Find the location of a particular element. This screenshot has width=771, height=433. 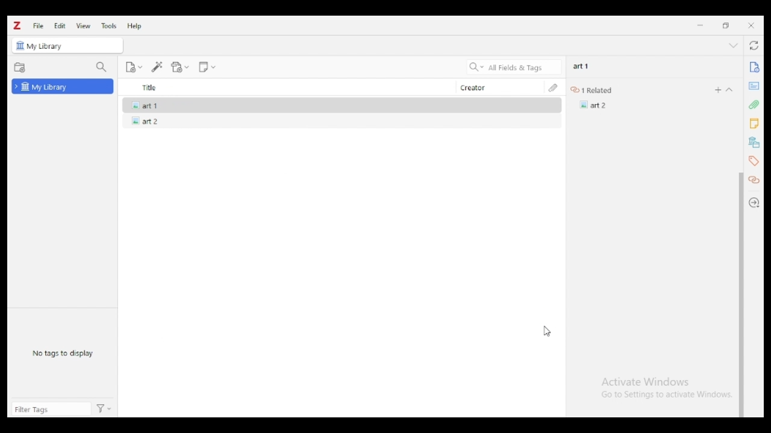

help is located at coordinates (135, 26).